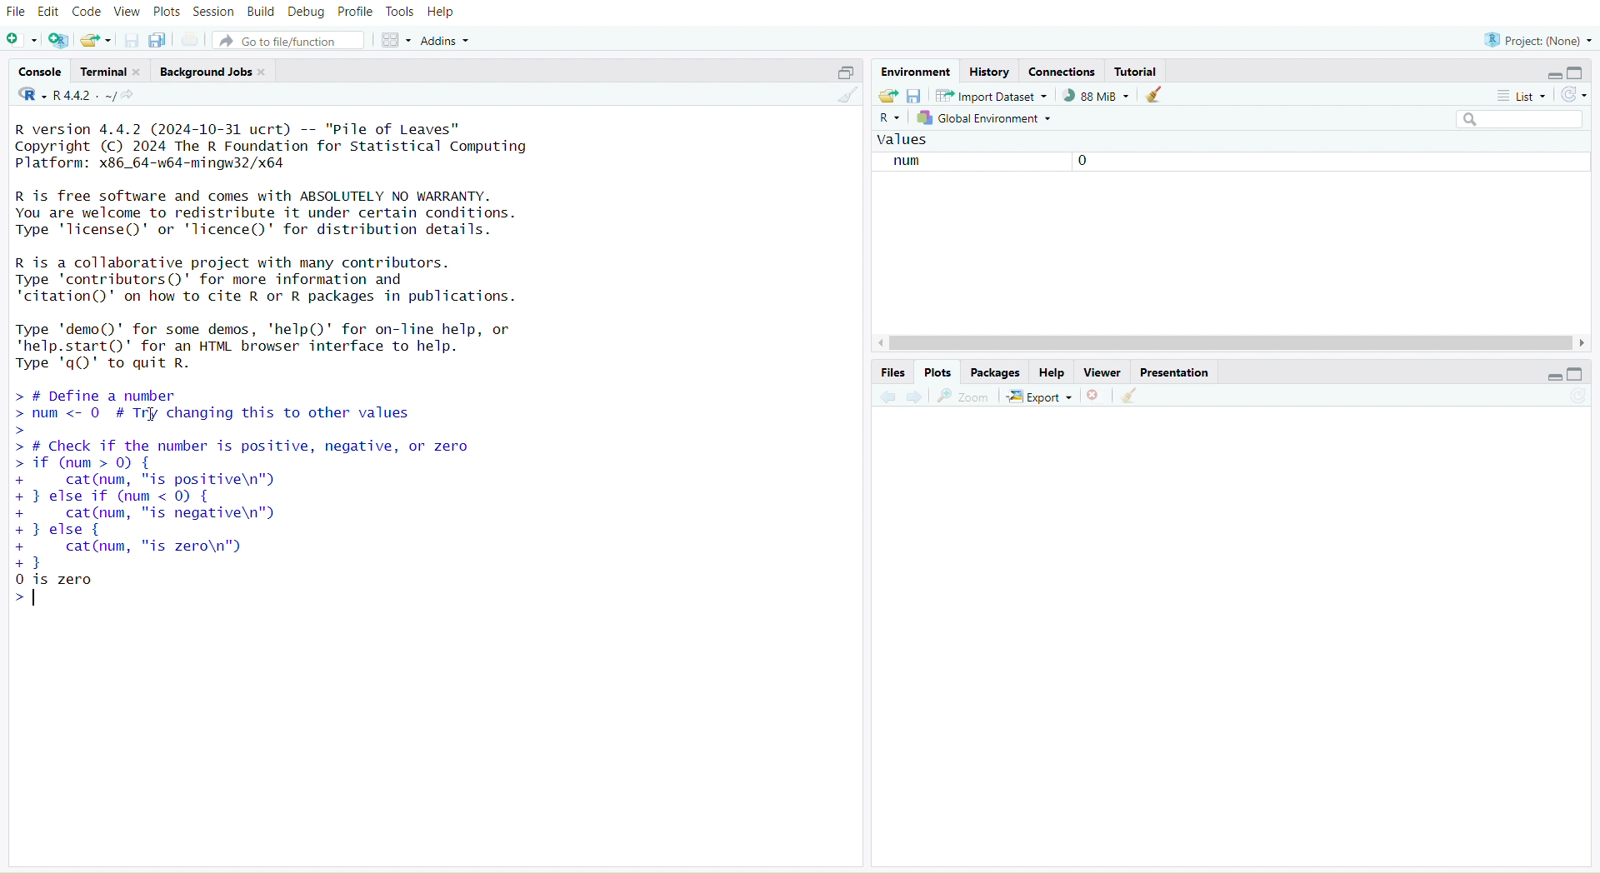 The image size is (1600, 873). I want to click on zoom, so click(964, 397).